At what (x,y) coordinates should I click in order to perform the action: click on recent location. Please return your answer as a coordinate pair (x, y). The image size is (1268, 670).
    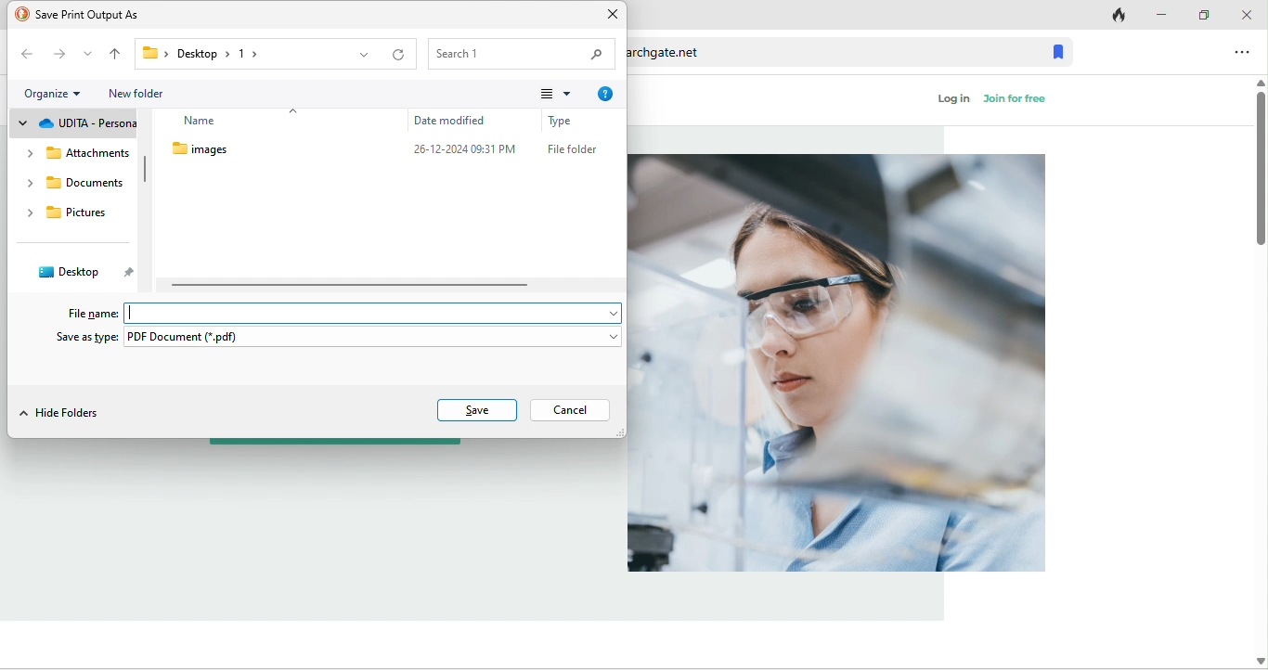
    Looking at the image, I should click on (86, 53).